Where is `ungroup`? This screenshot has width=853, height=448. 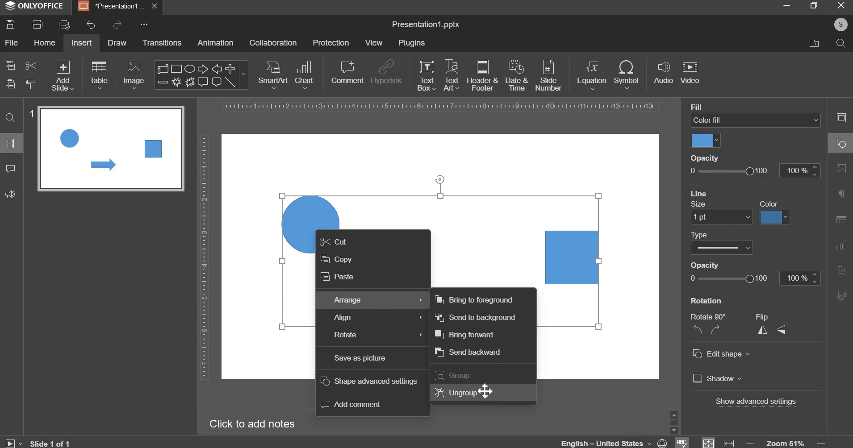
ungroup is located at coordinates (456, 392).